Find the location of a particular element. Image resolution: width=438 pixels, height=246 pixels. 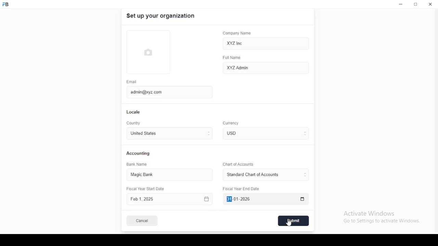

logo tumbnail is located at coordinates (153, 52).